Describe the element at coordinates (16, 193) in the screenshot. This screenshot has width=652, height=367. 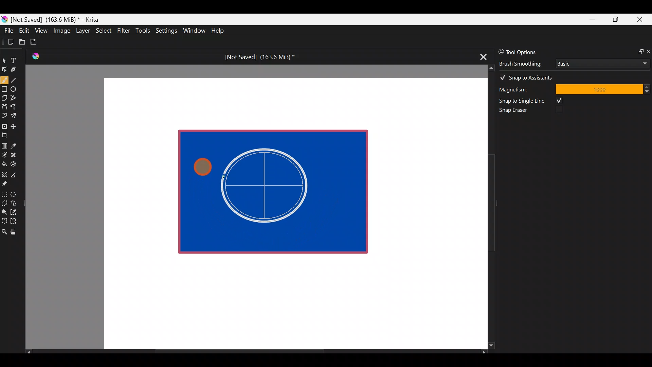
I see `Elliptical selection tool` at that location.